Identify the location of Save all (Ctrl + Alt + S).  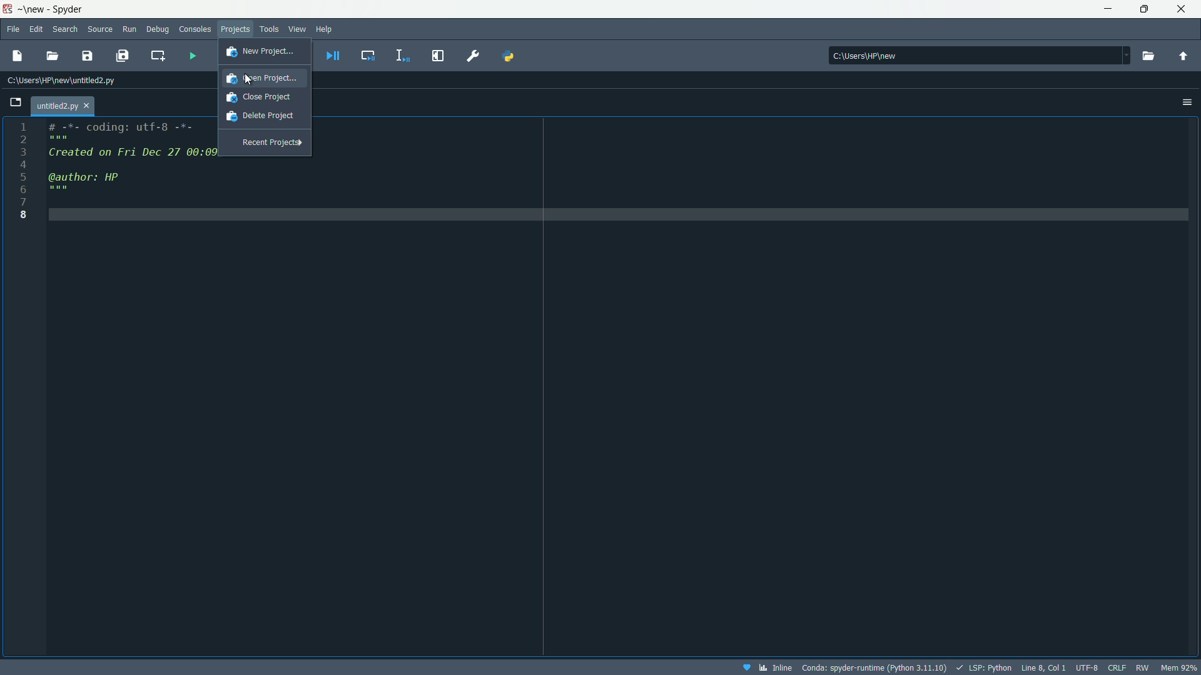
(125, 56).